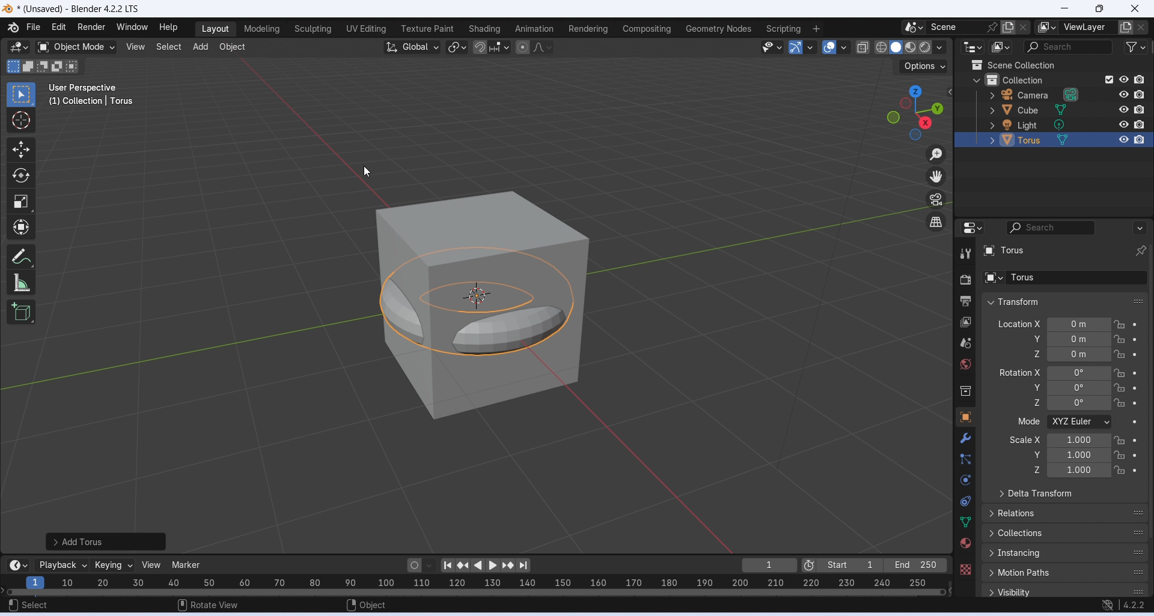 The width and height of the screenshot is (1154, 616). Describe the element at coordinates (1093, 372) in the screenshot. I see `Rotation` at that location.